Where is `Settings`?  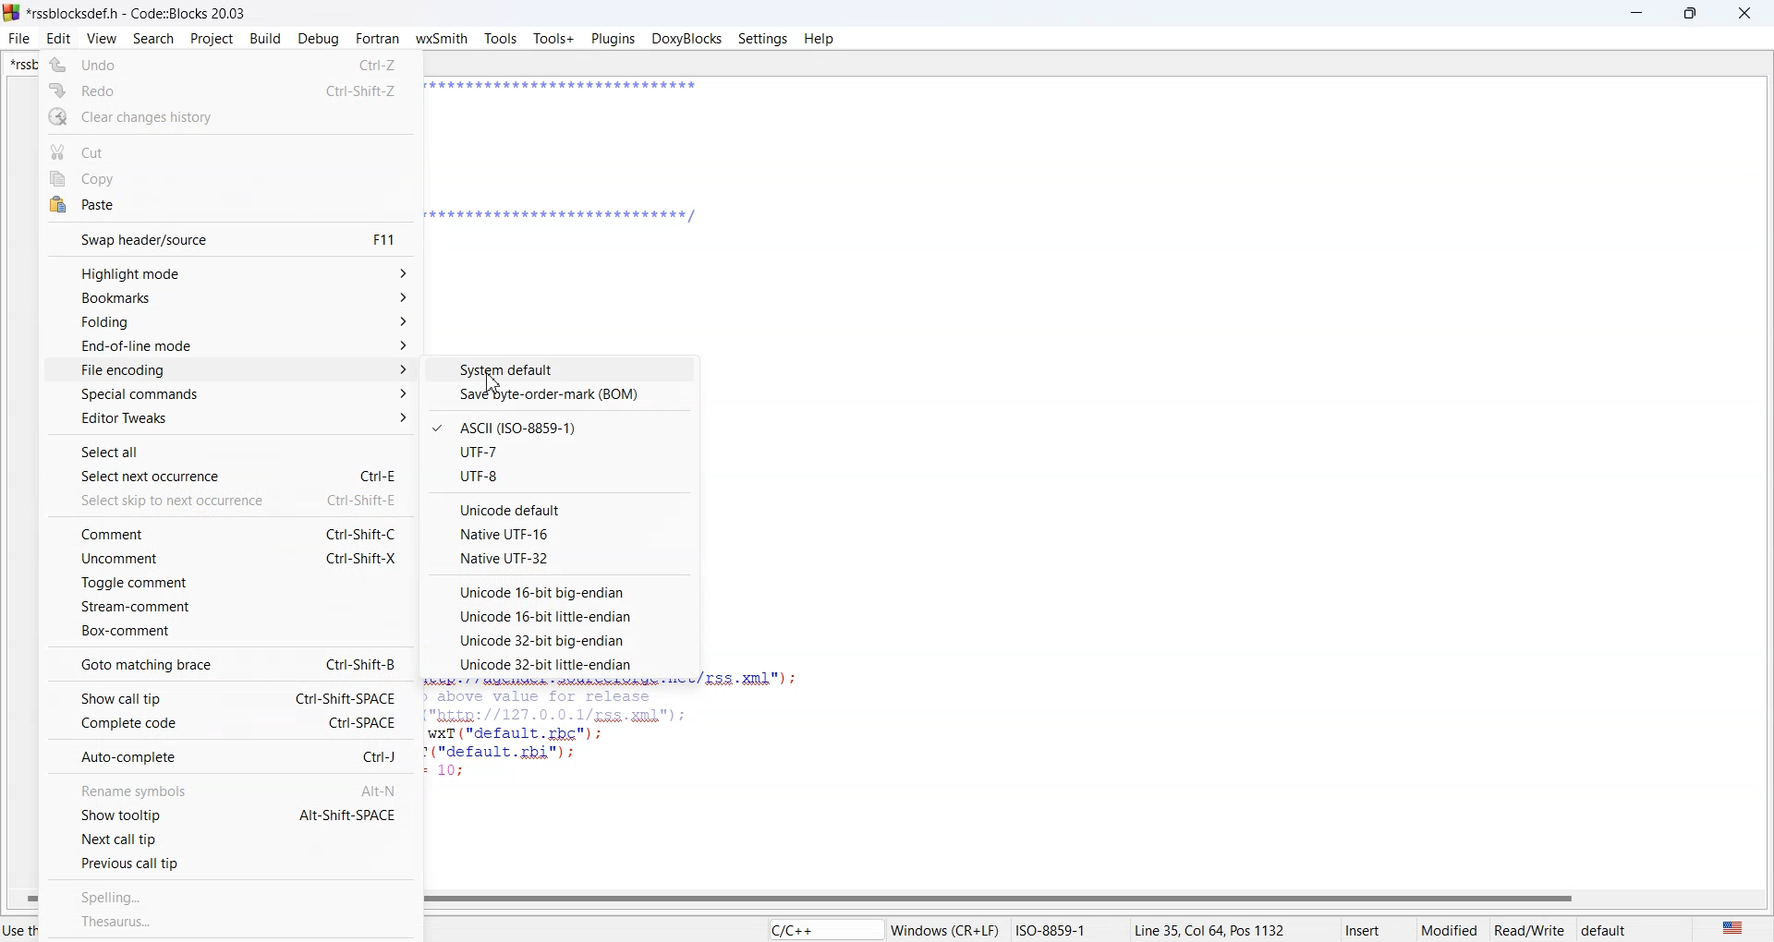
Settings is located at coordinates (763, 38).